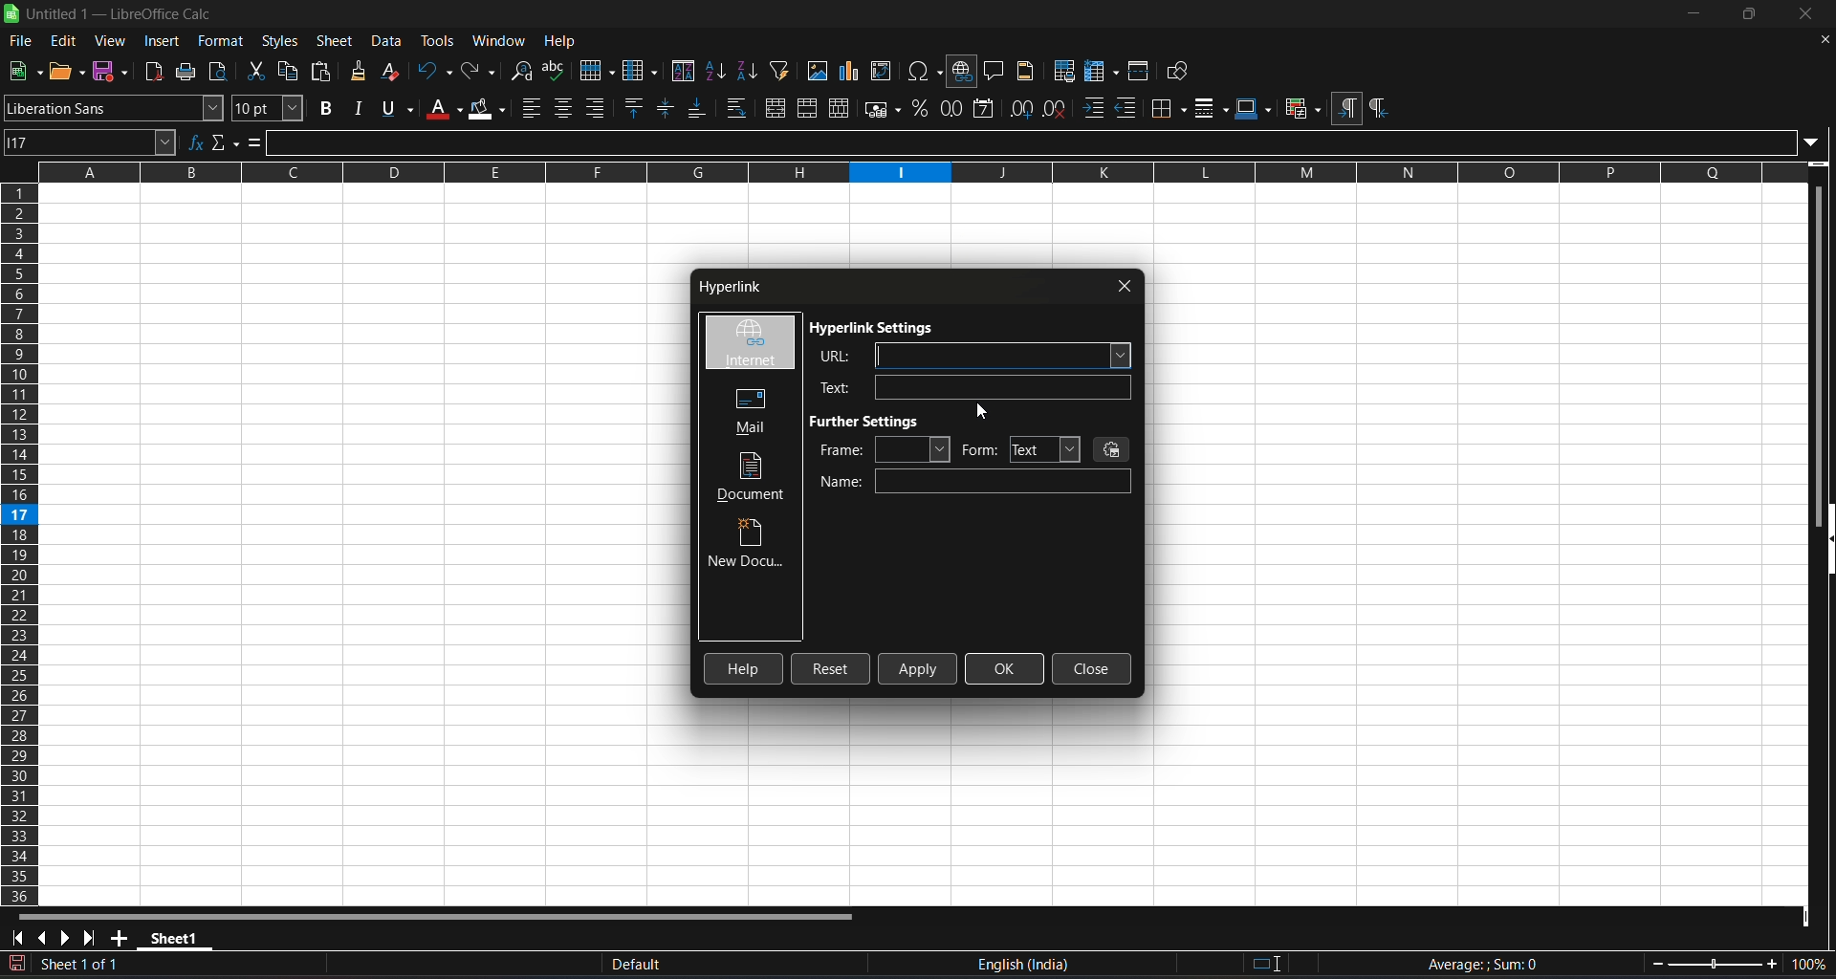  I want to click on italic, so click(358, 107).